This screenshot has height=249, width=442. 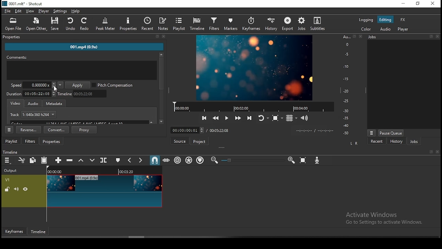 What do you see at coordinates (76, 11) in the screenshot?
I see `help` at bounding box center [76, 11].